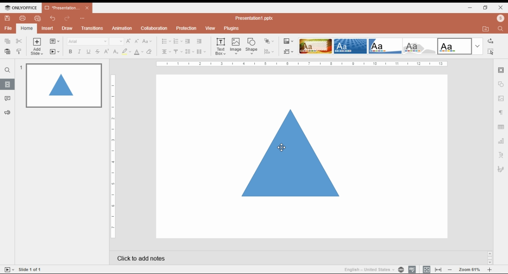 The height and width of the screenshot is (274, 508). What do you see at coordinates (501, 84) in the screenshot?
I see `shape setting` at bounding box center [501, 84].